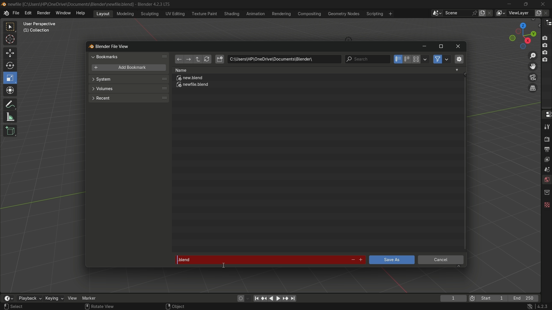 The height and width of the screenshot is (310, 552). Describe the element at coordinates (458, 46) in the screenshot. I see `close window` at that location.